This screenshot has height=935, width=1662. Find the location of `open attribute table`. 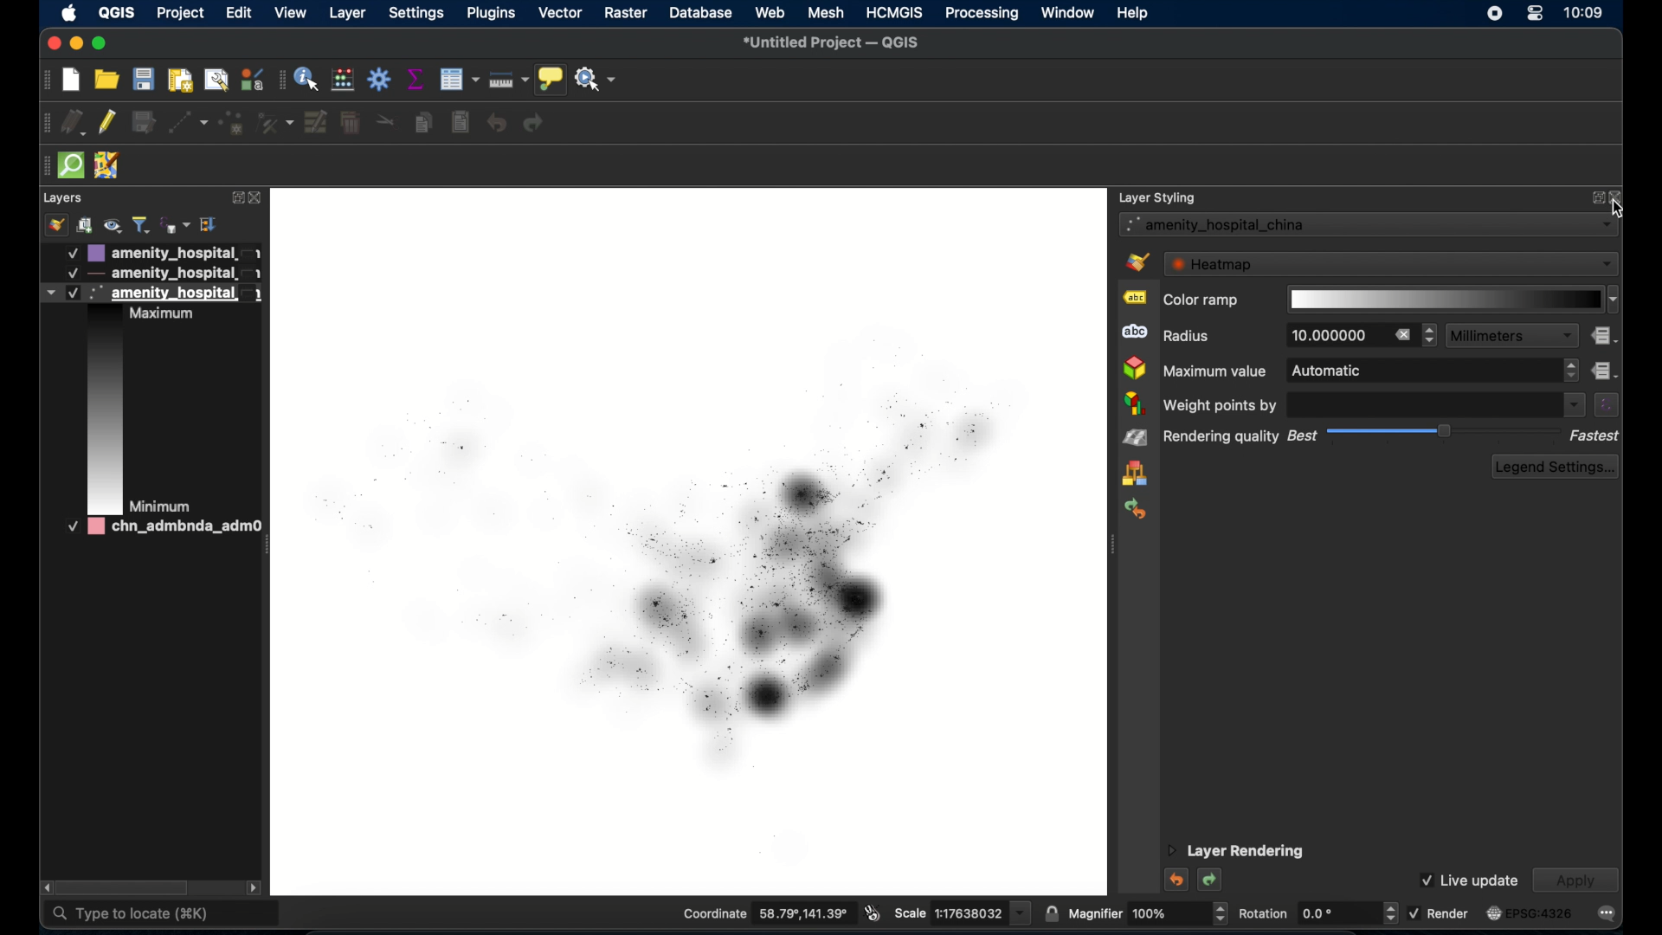

open attribute table is located at coordinates (458, 79).